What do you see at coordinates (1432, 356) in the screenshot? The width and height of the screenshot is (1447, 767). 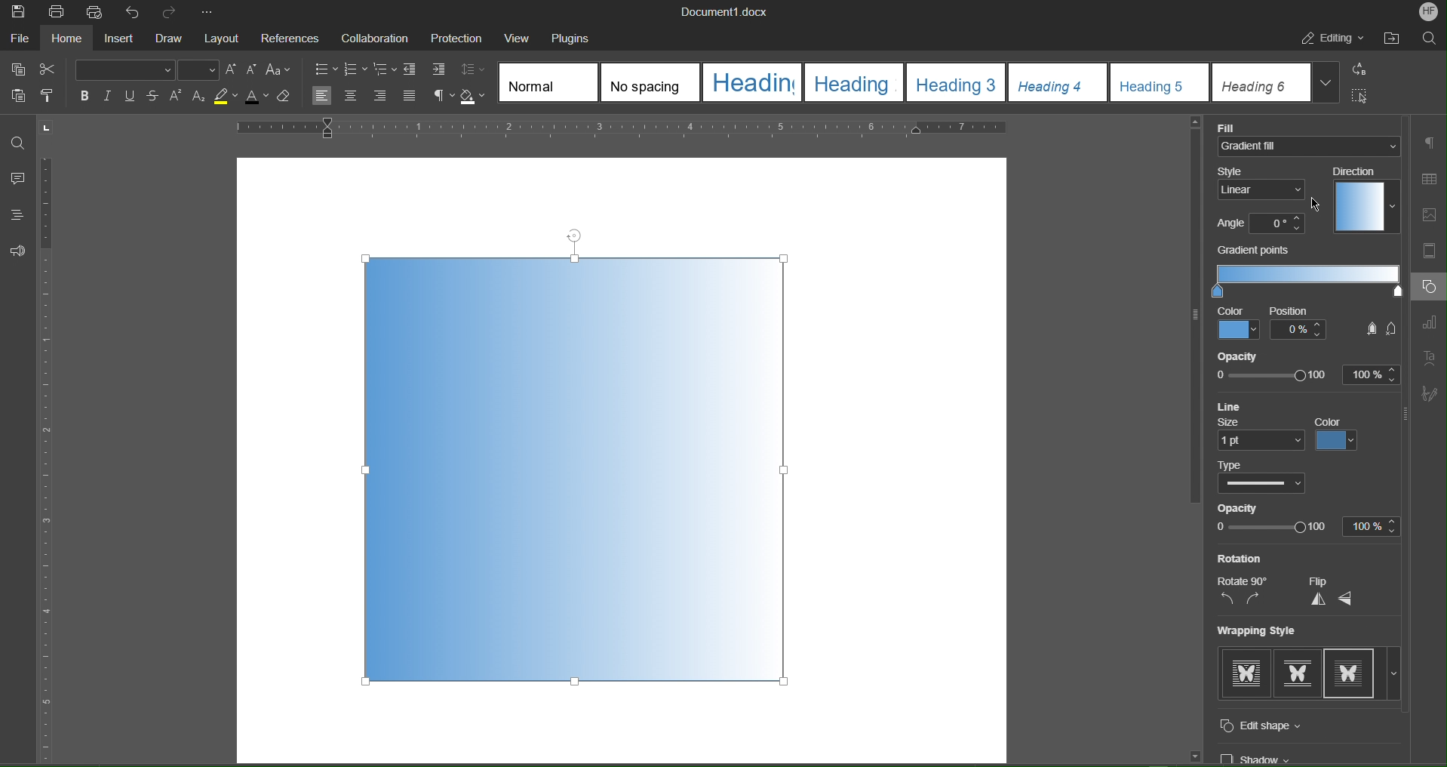 I see `Text Art` at bounding box center [1432, 356].